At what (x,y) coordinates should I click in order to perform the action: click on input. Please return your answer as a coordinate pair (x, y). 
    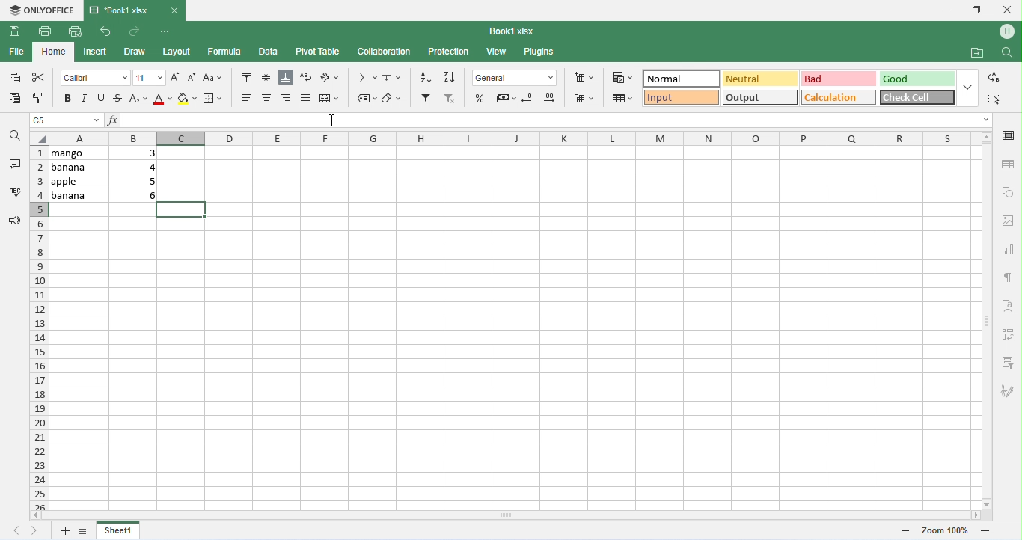
    Looking at the image, I should click on (681, 98).